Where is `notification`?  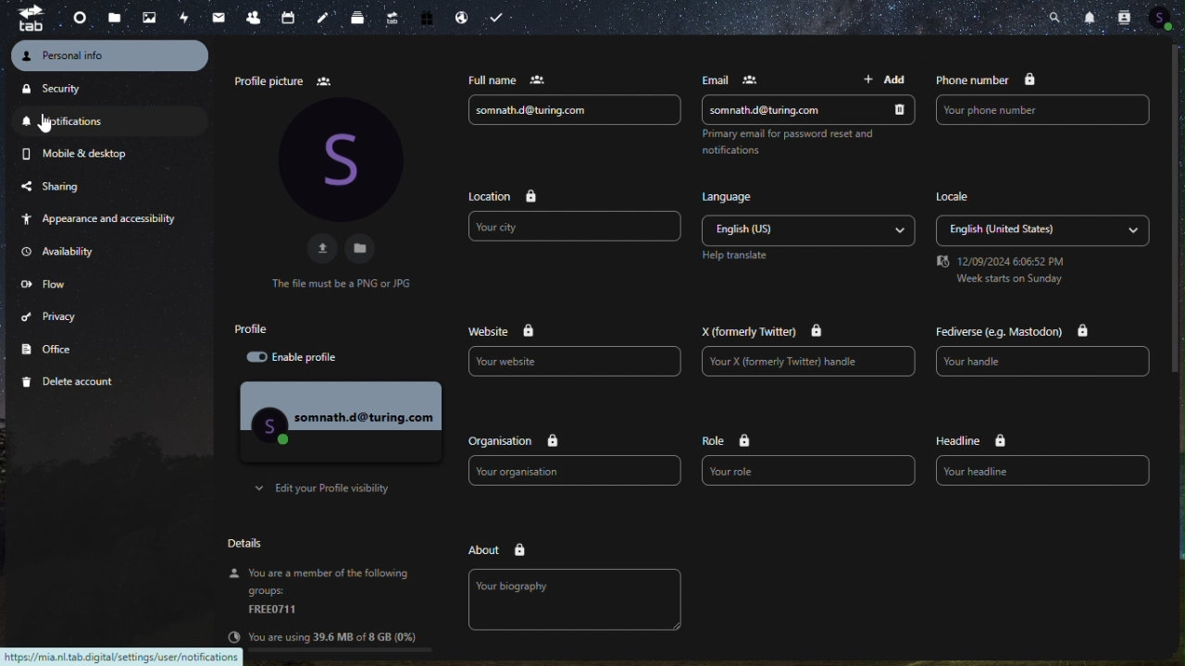 notification is located at coordinates (1091, 17).